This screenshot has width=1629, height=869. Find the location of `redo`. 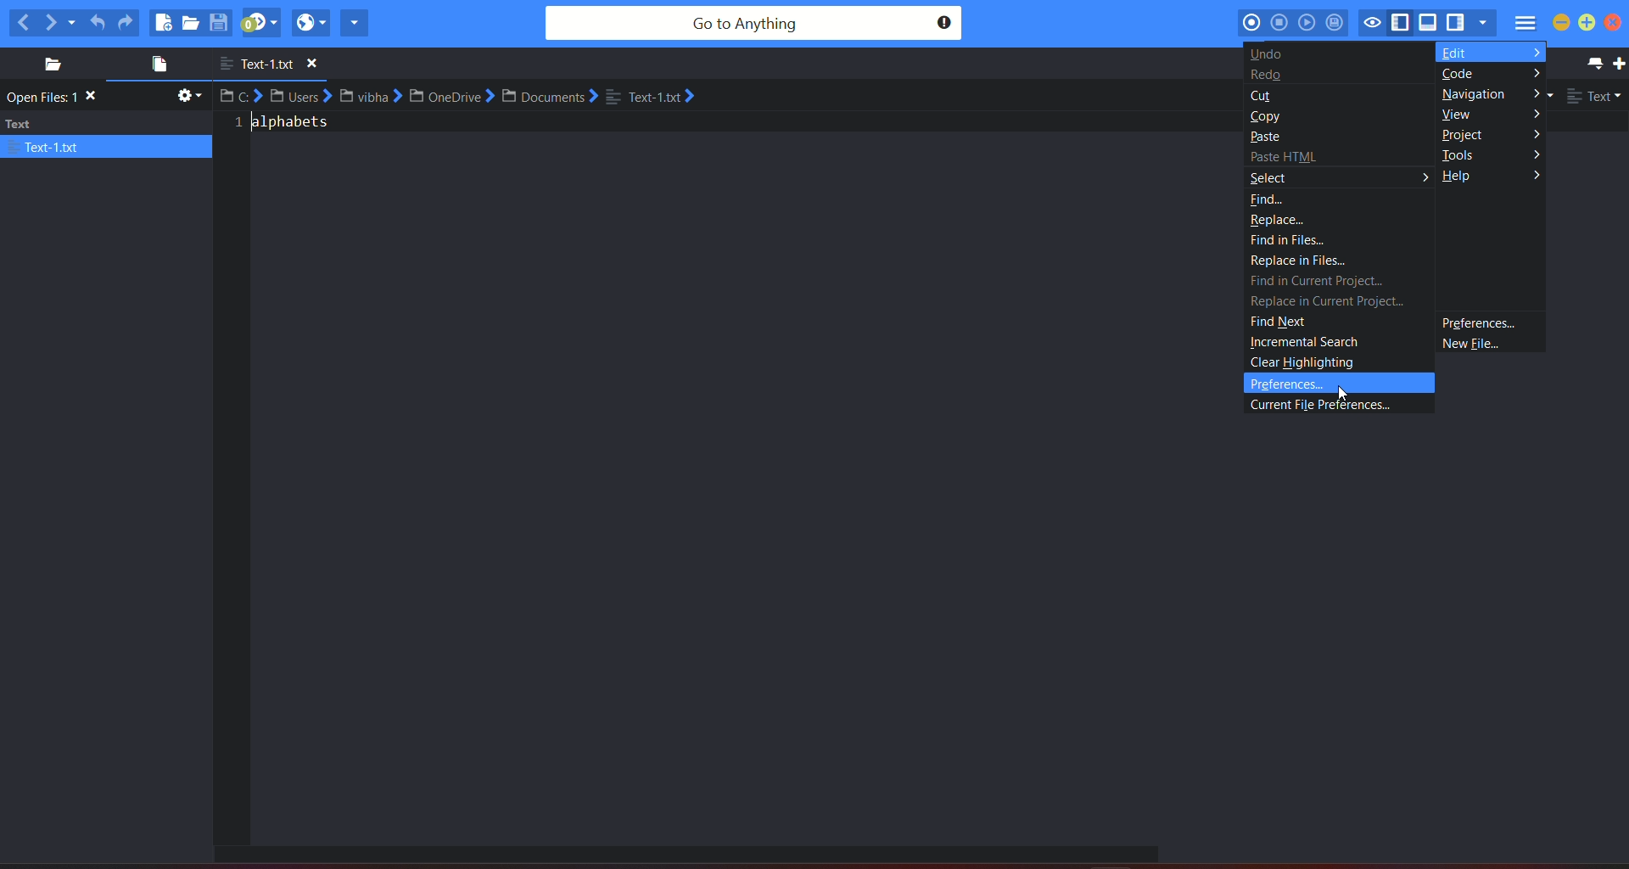

redo is located at coordinates (126, 22).